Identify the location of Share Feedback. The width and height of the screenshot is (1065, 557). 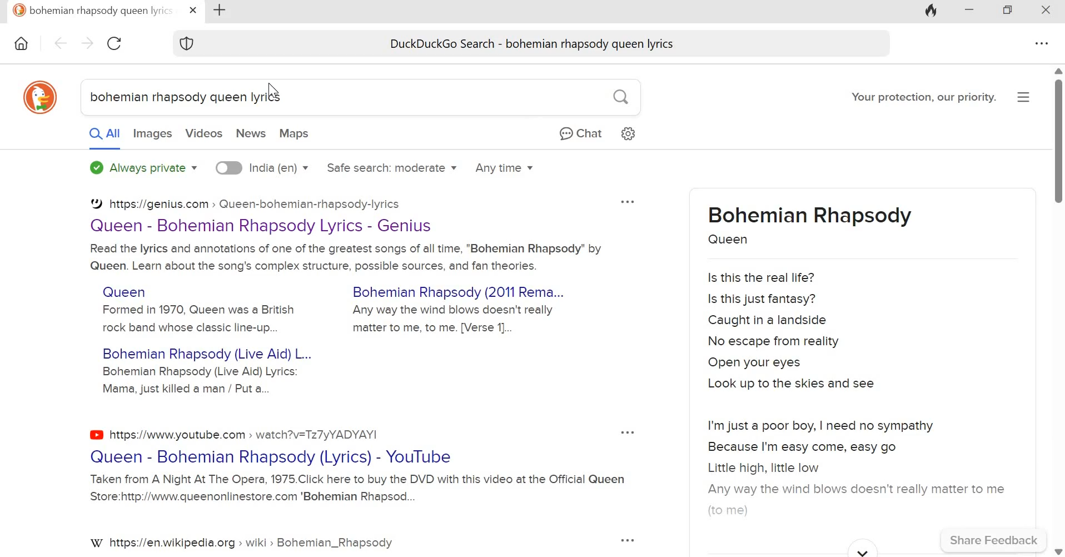
(993, 541).